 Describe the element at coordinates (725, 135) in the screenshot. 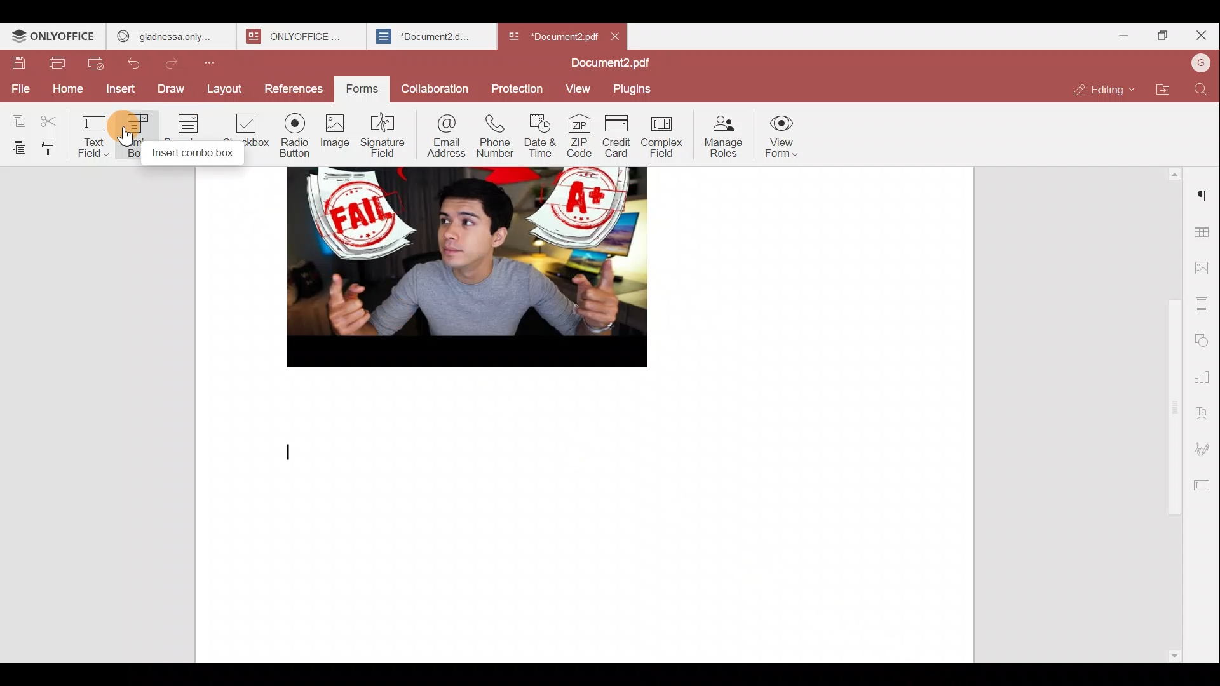

I see `Manage roles` at that location.